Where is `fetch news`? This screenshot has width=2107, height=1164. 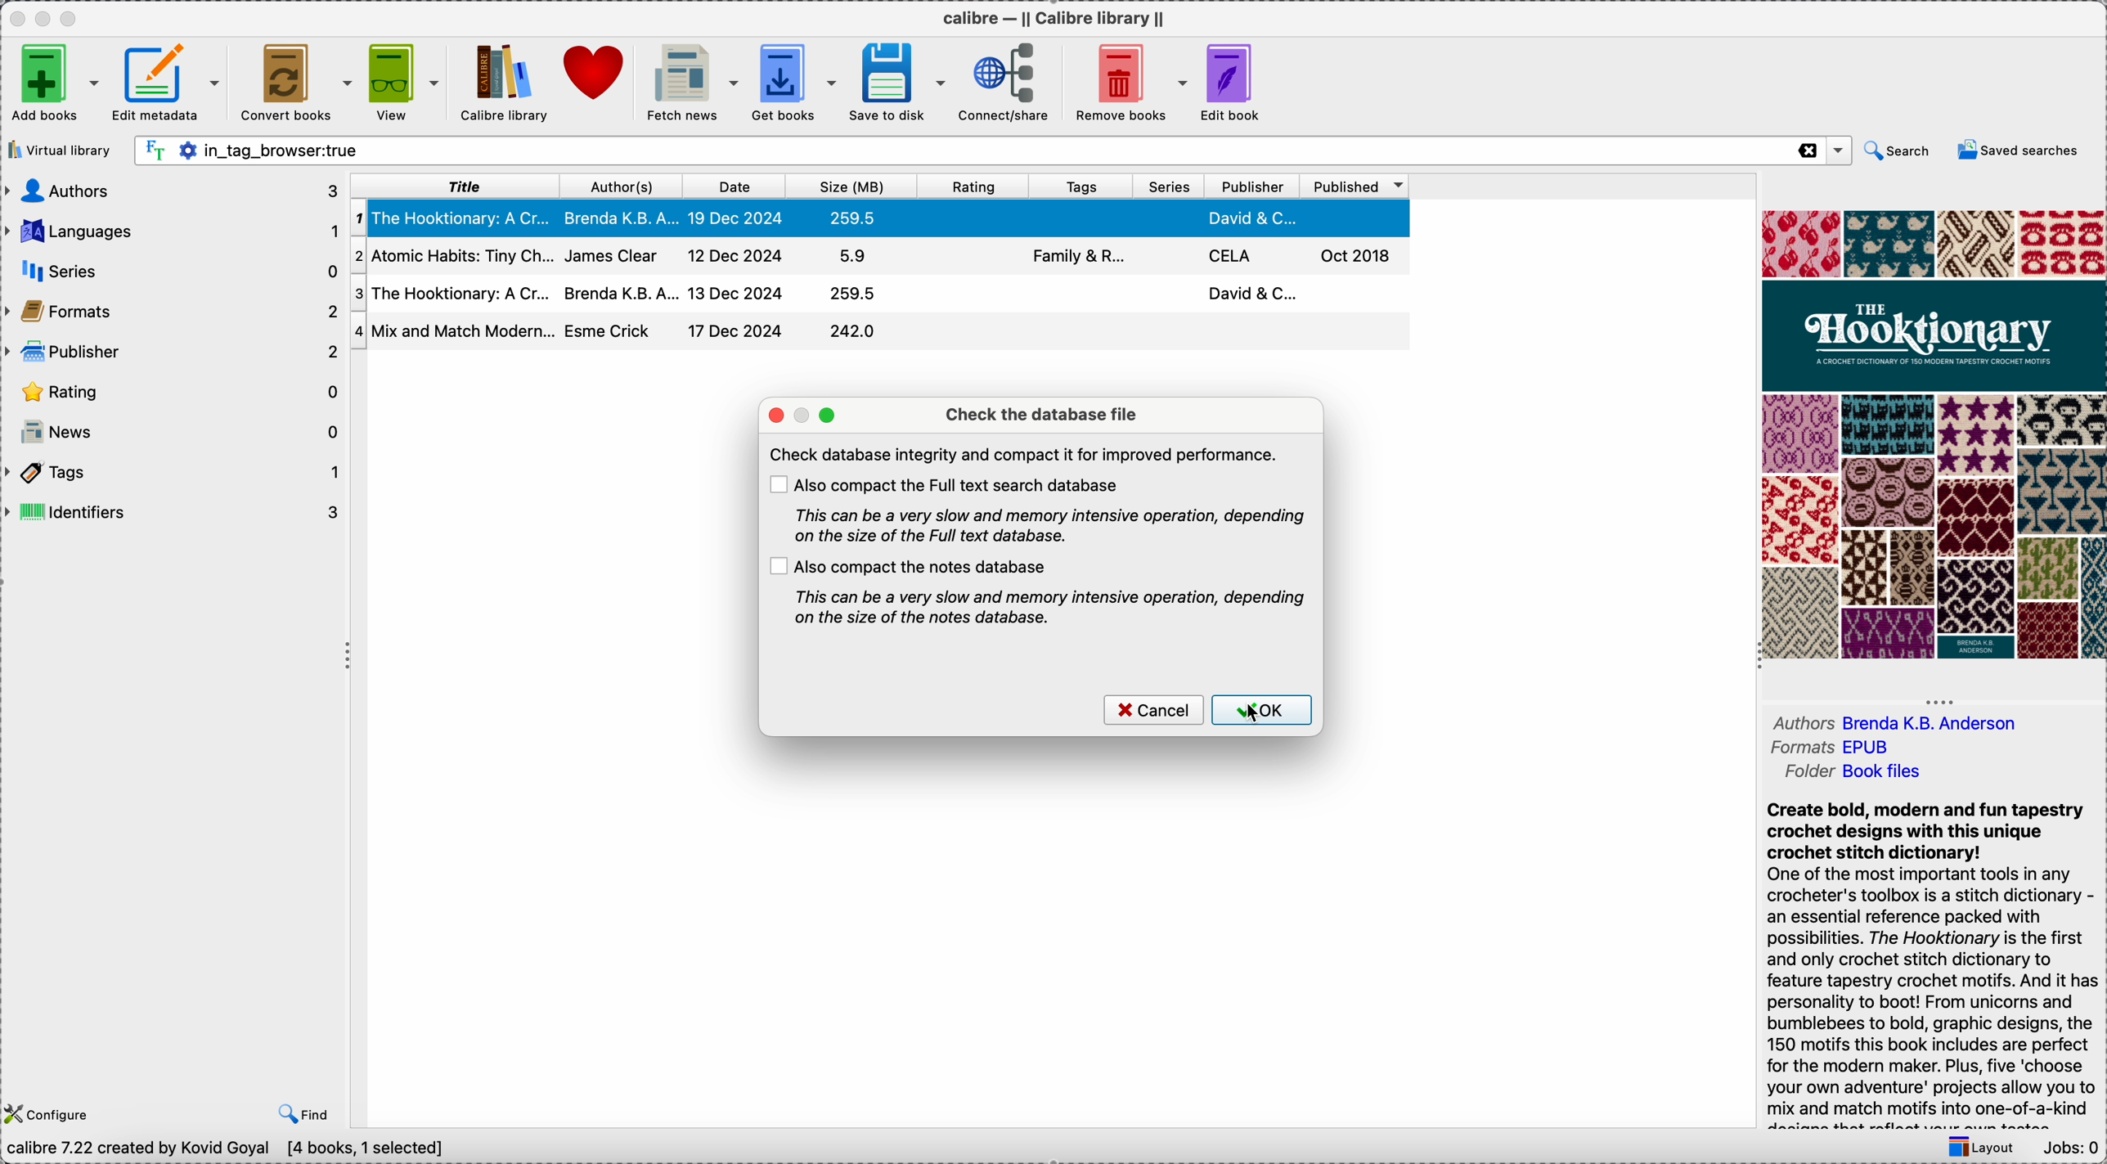
fetch news is located at coordinates (690, 83).